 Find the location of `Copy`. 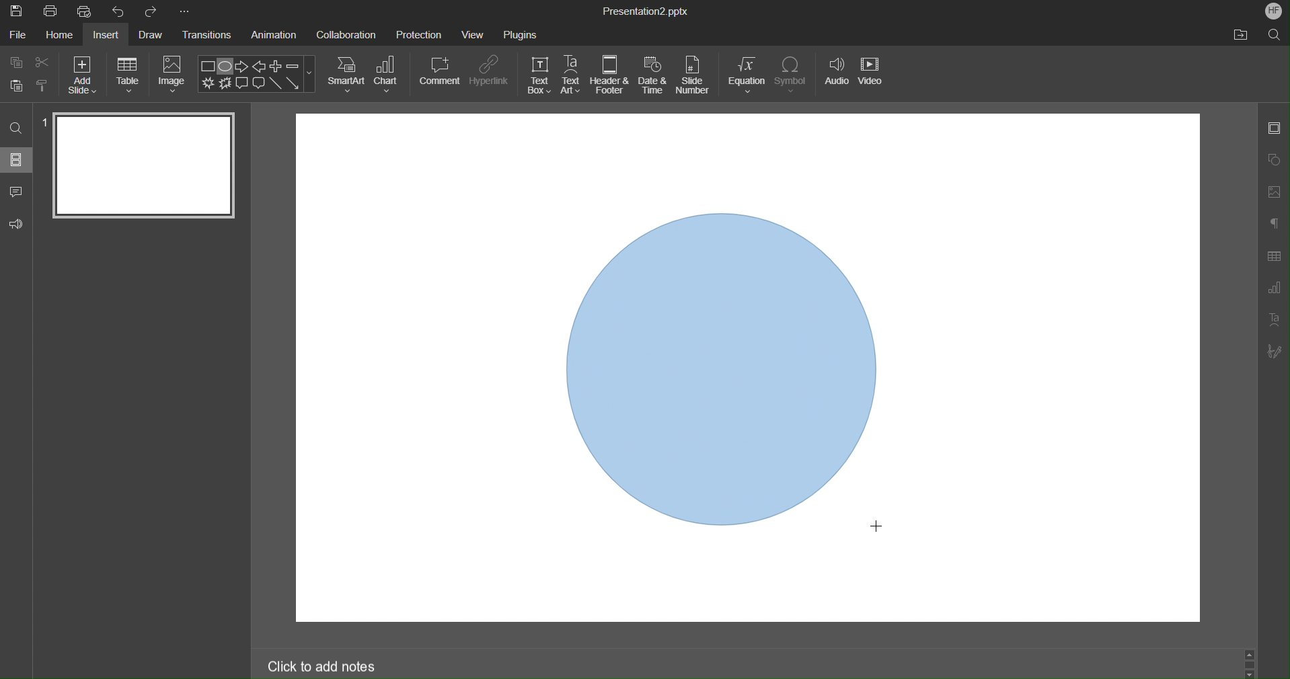

Copy is located at coordinates (15, 62).